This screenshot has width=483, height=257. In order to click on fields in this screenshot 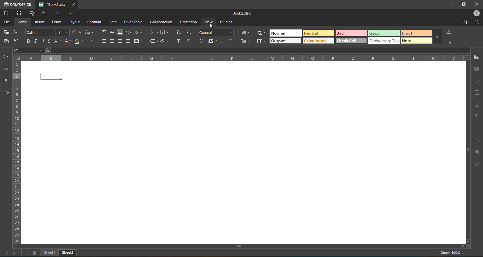, I will do `click(164, 33)`.